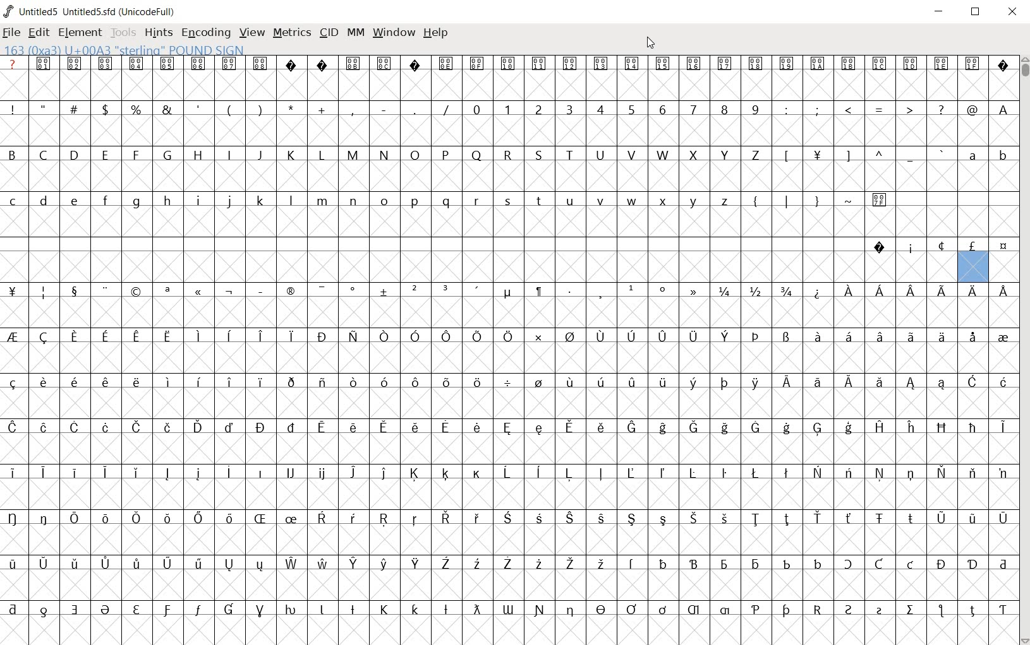  Describe the element at coordinates (322, 155) in the screenshot. I see `L` at that location.